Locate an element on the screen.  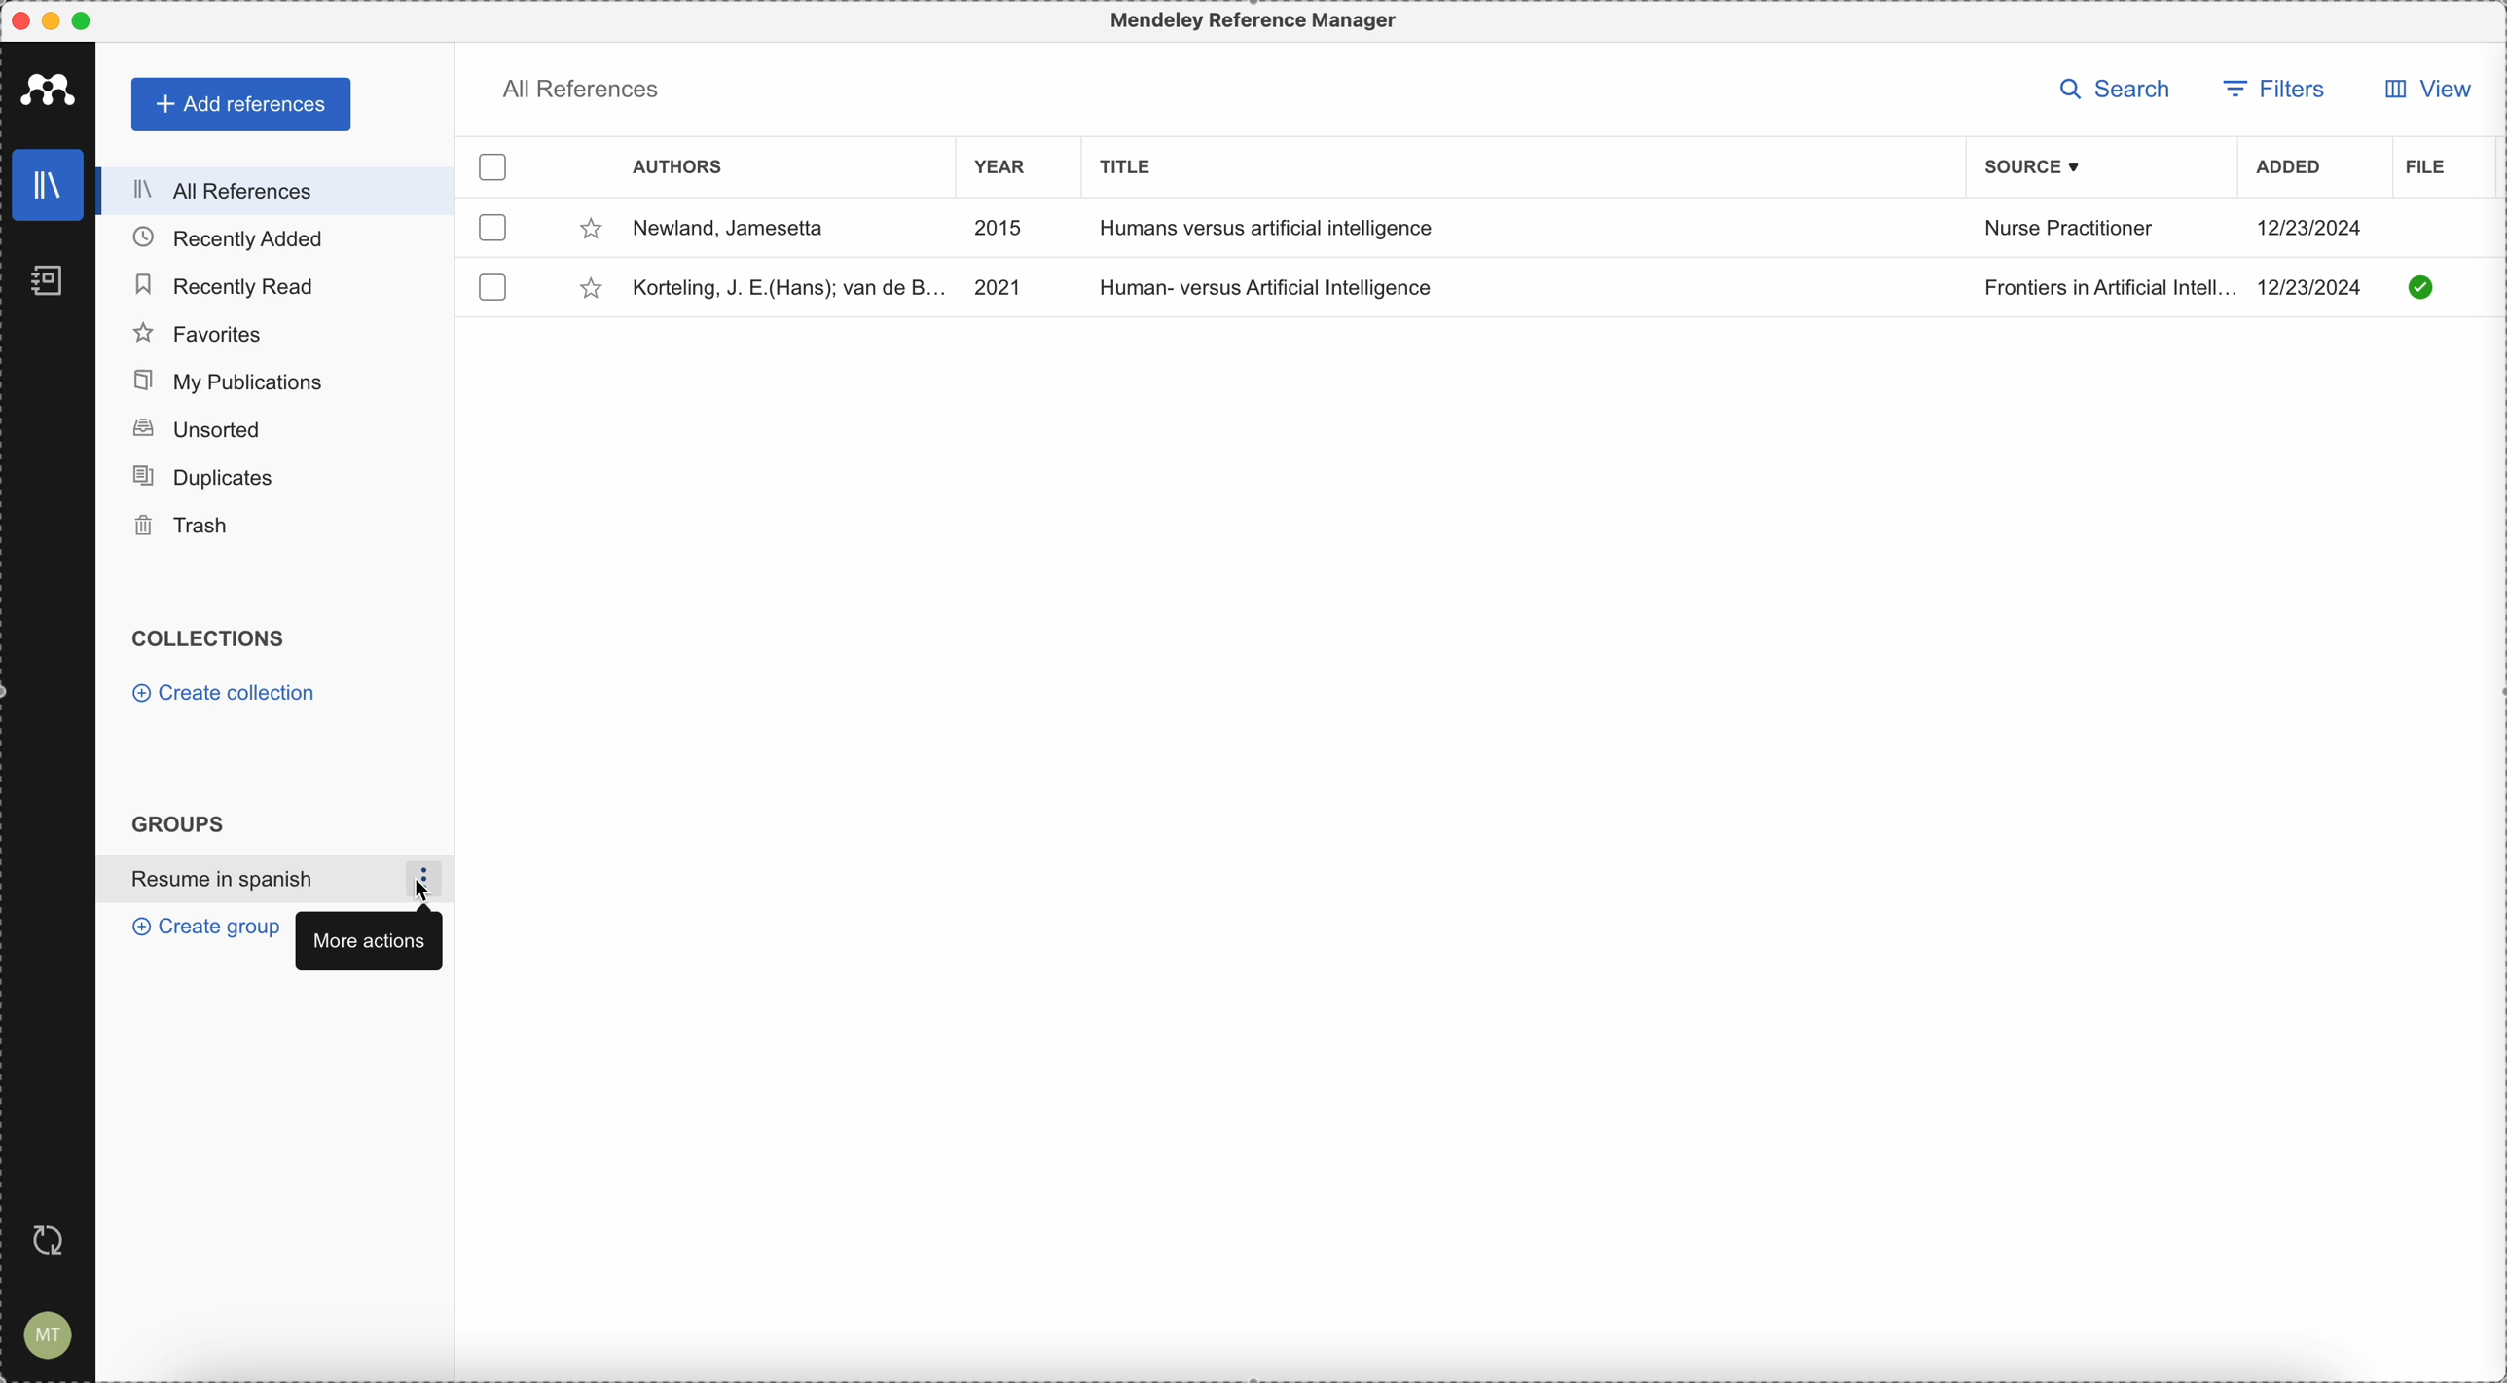
2021 is located at coordinates (997, 285).